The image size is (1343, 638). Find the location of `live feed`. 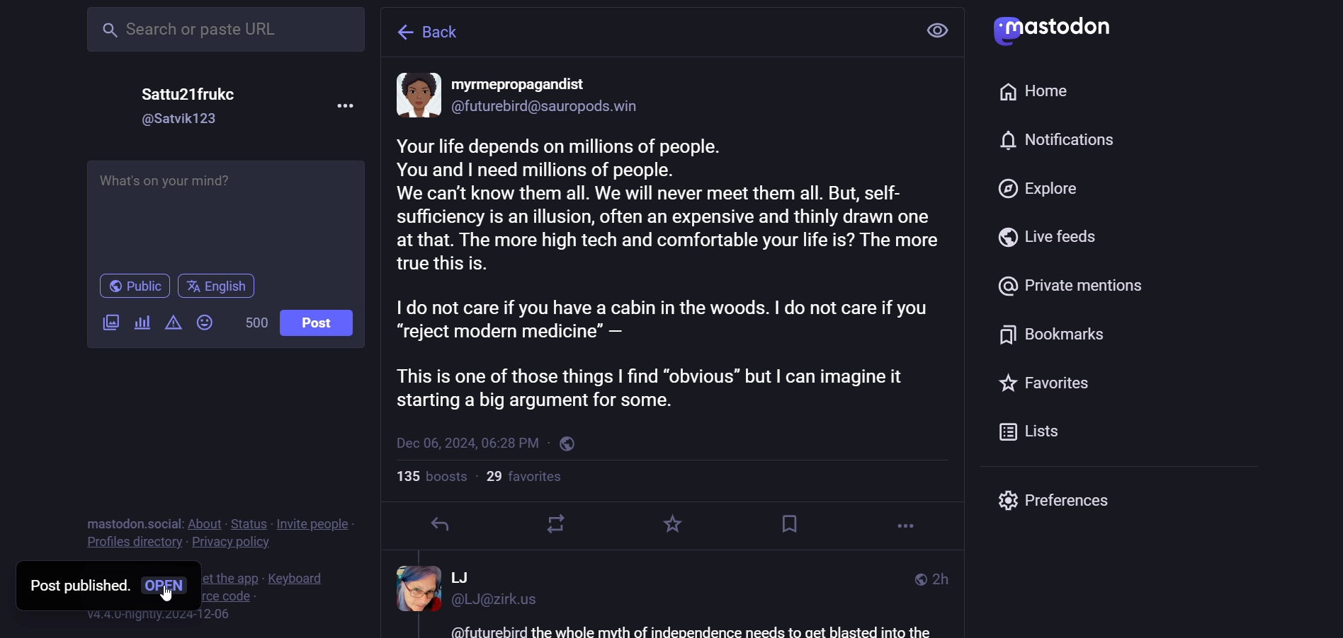

live feed is located at coordinates (1048, 236).